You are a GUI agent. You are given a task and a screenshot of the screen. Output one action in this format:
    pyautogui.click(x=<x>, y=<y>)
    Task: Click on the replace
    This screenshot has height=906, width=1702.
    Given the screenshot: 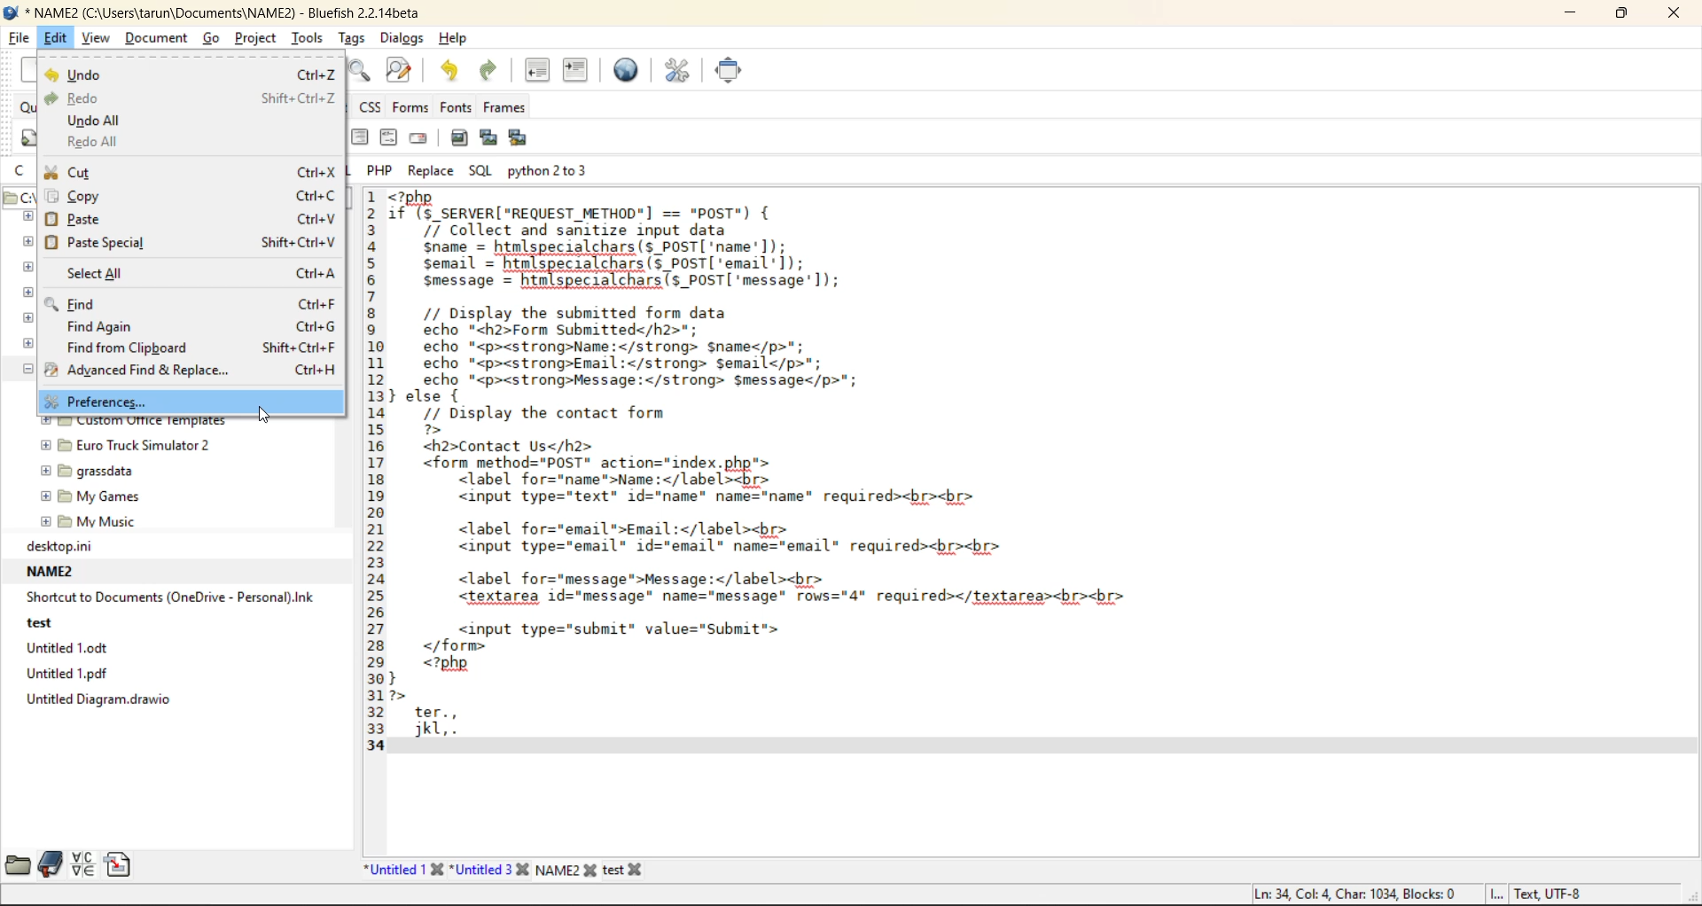 What is the action you would take?
    pyautogui.click(x=433, y=170)
    